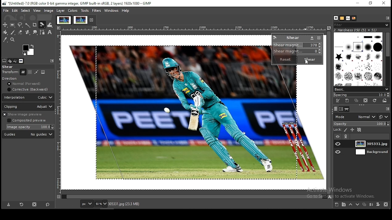 The image size is (392, 220). I want to click on filter, so click(362, 25).